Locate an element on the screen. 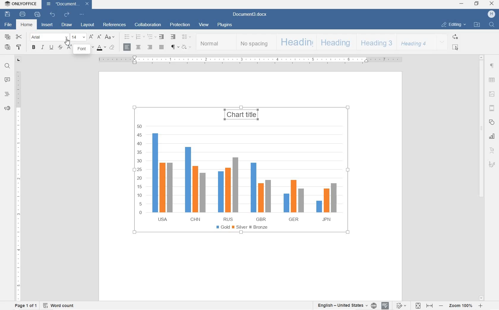  DECREMENT FONT SIZE is located at coordinates (99, 37).